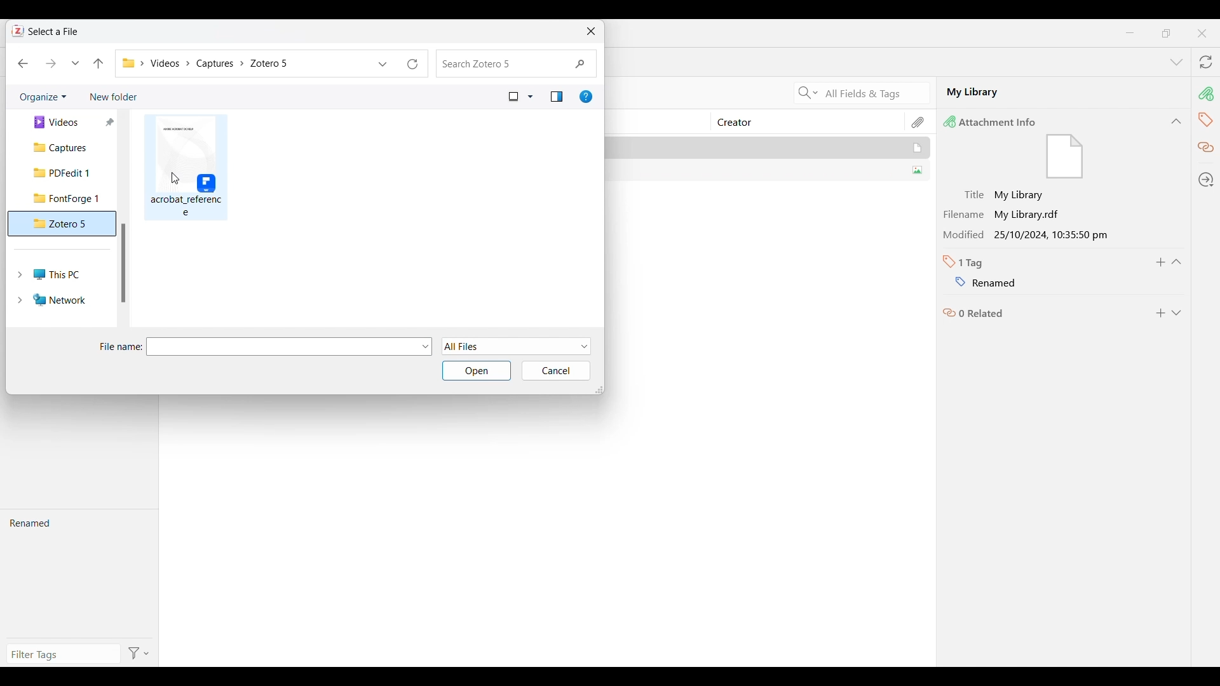  What do you see at coordinates (919, 121) in the screenshot?
I see `Attachment` at bounding box center [919, 121].